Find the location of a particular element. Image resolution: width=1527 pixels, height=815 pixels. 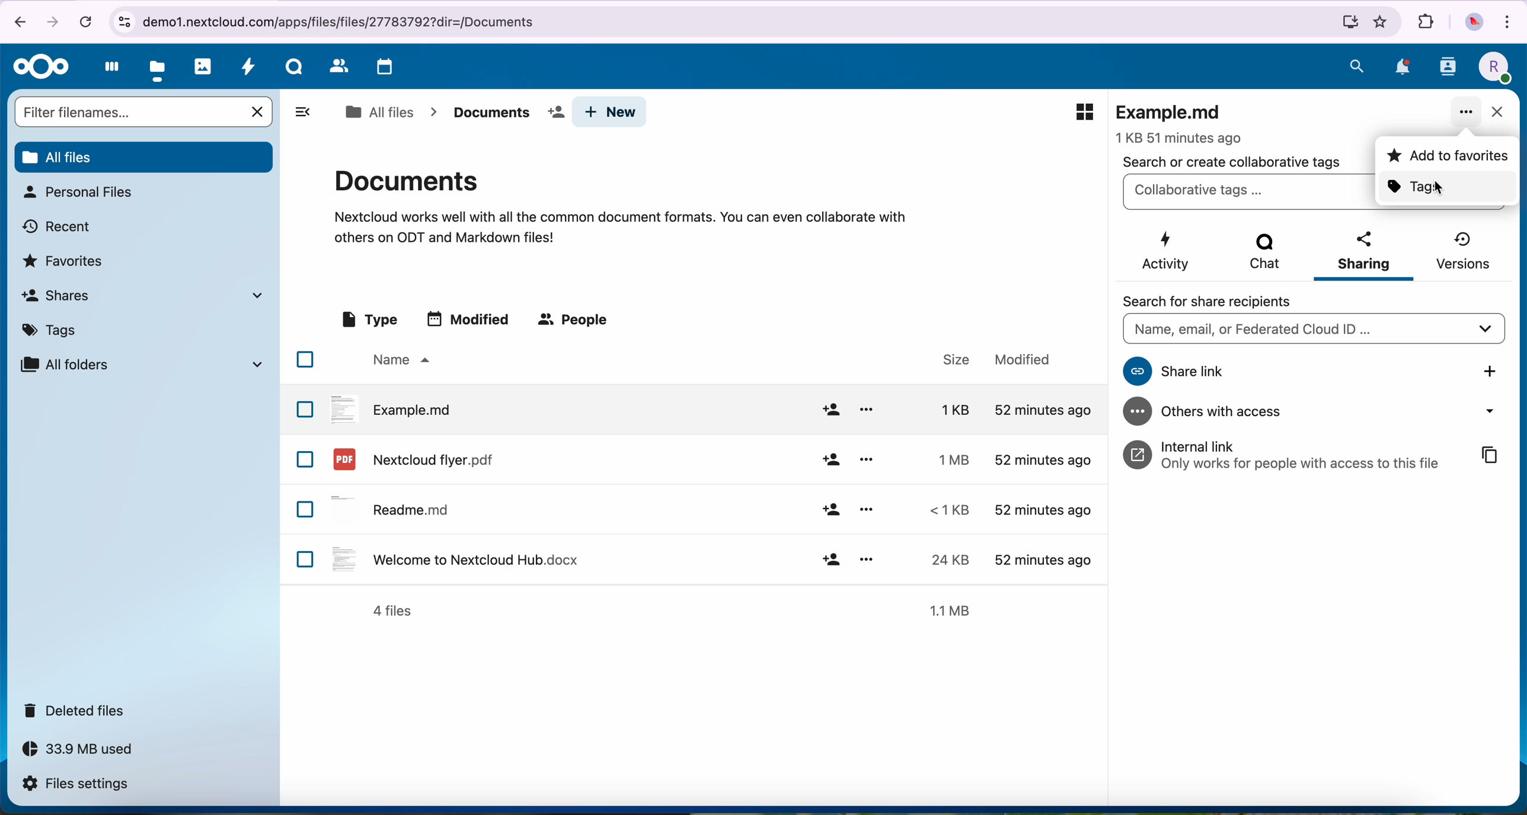

cursor is located at coordinates (1439, 188).